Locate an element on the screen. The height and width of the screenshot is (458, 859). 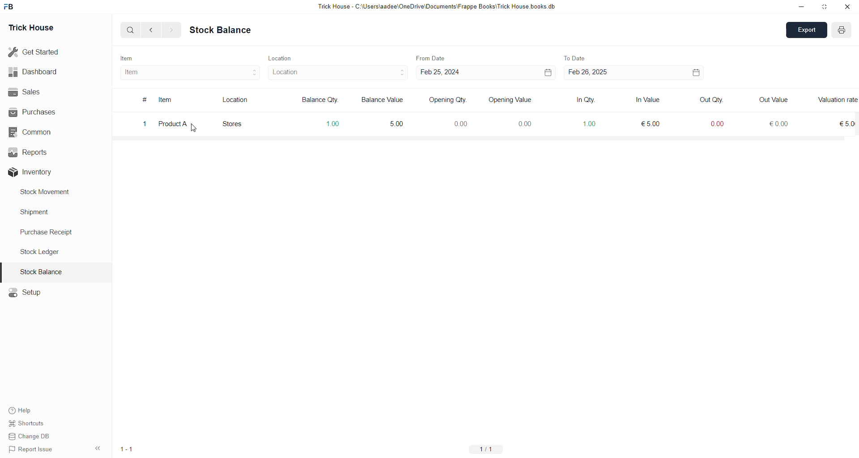
Add is located at coordinates (842, 30).